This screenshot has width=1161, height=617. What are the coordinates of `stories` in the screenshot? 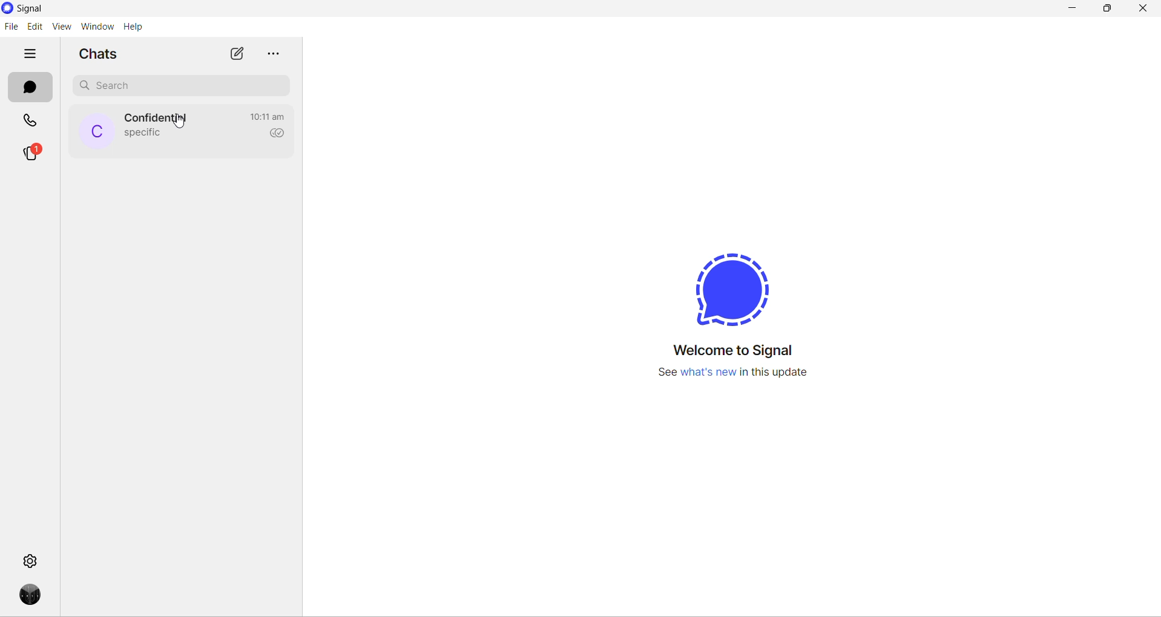 It's located at (32, 157).